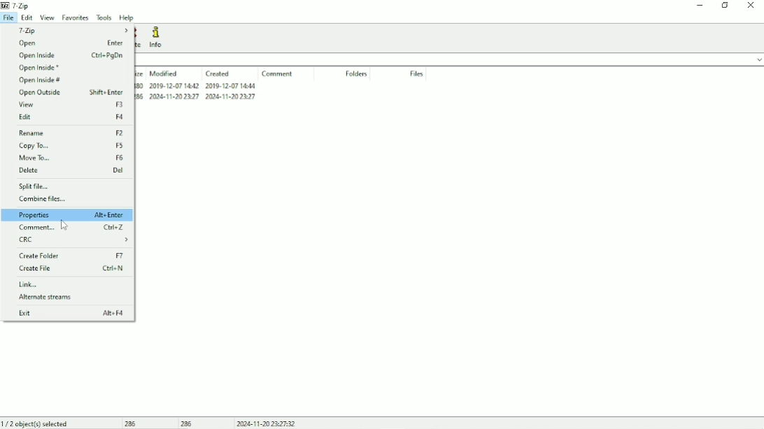 This screenshot has height=429, width=764. Describe the element at coordinates (71, 30) in the screenshot. I see `7-Zip` at that location.